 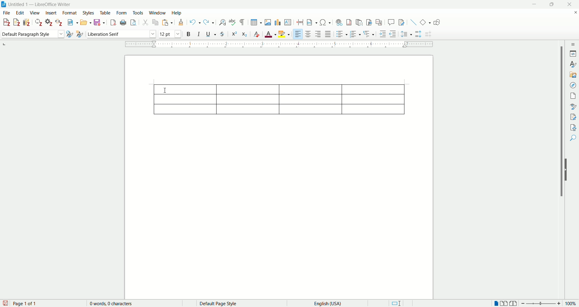 I want to click on document preferences, so click(x=47, y=21).